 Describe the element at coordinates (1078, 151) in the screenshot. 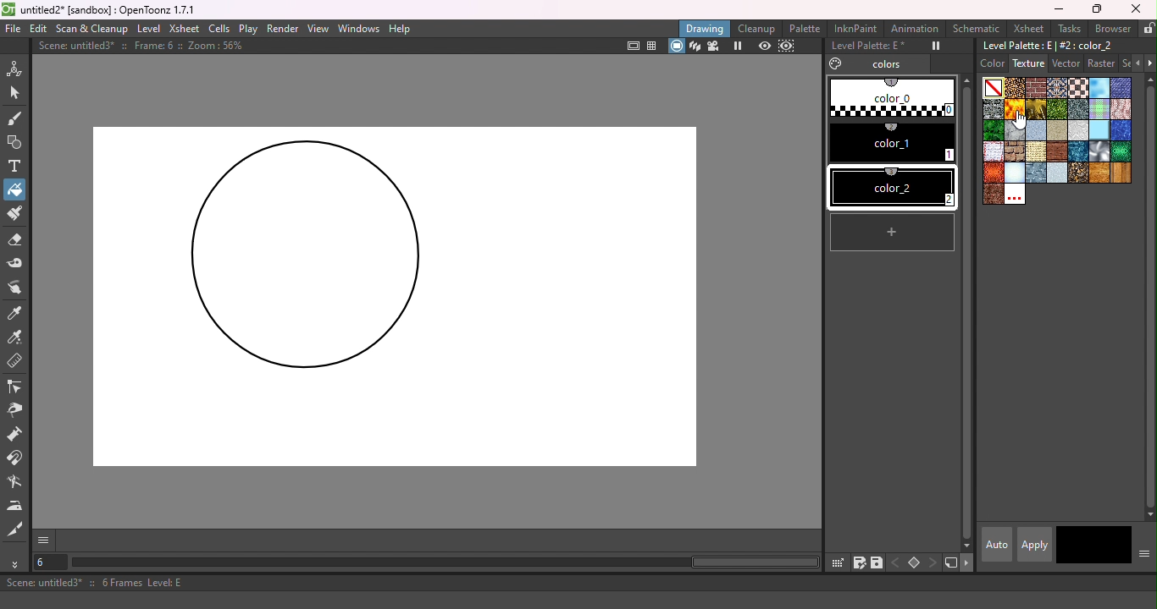

I see `sea` at that location.